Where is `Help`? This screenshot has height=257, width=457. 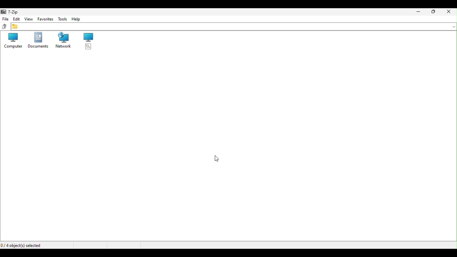
Help is located at coordinates (77, 20).